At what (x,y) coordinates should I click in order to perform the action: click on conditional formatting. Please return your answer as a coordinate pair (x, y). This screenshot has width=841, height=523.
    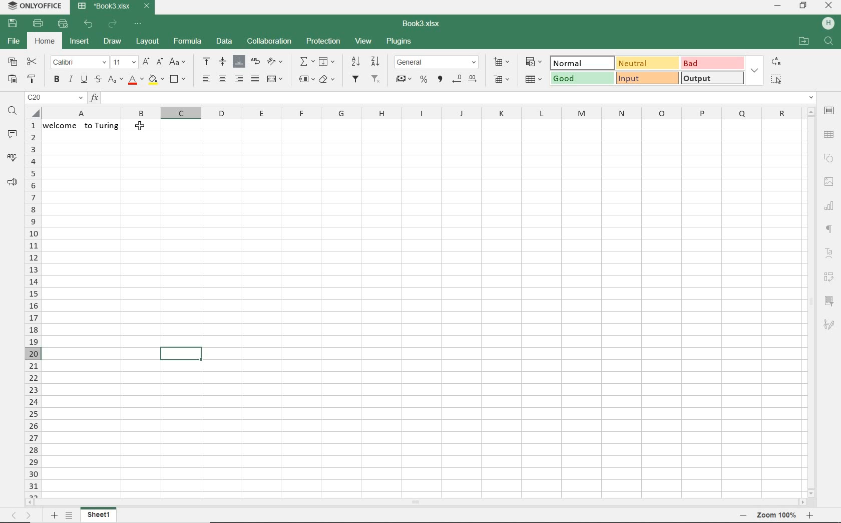
    Looking at the image, I should click on (533, 62).